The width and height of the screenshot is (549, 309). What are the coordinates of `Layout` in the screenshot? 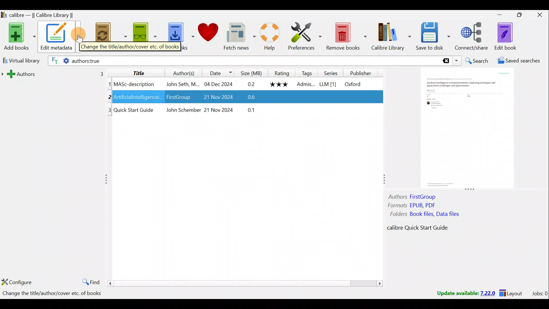 It's located at (512, 292).